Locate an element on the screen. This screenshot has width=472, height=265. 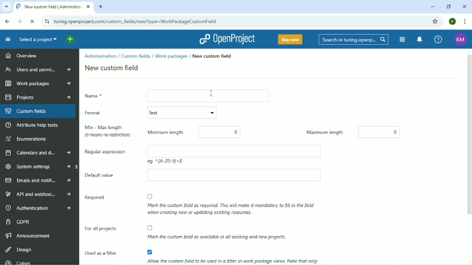
Name is located at coordinates (103, 97).